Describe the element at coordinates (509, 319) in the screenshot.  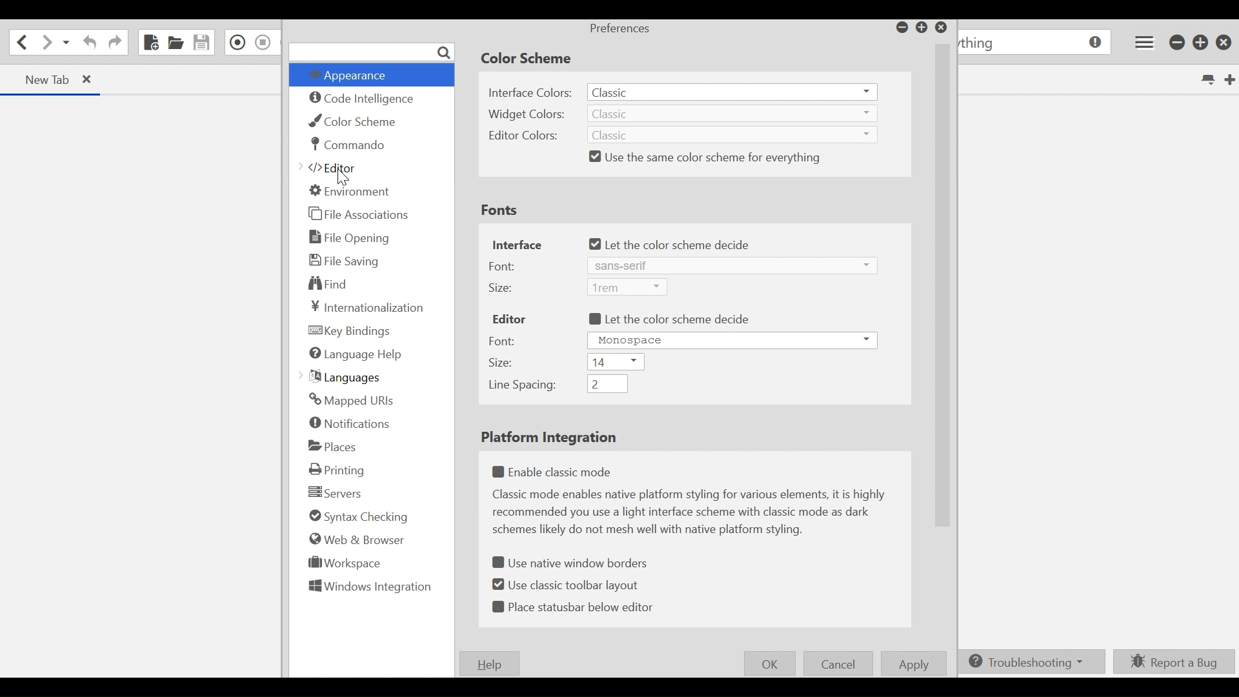
I see `Editor` at that location.